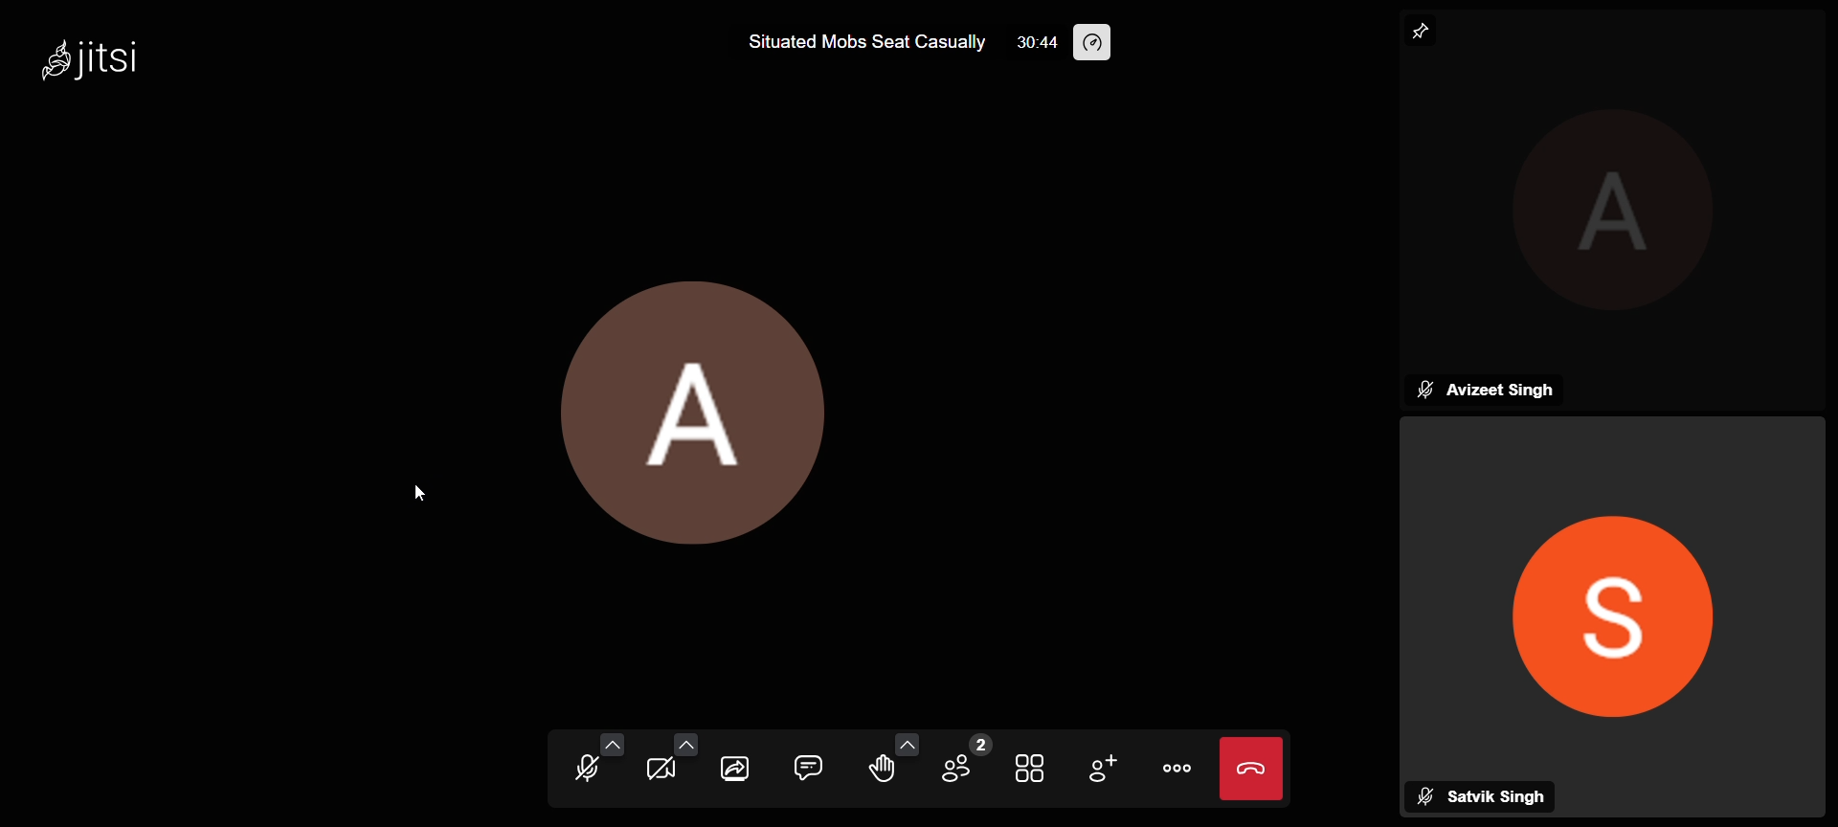  I want to click on start video, so click(660, 771).